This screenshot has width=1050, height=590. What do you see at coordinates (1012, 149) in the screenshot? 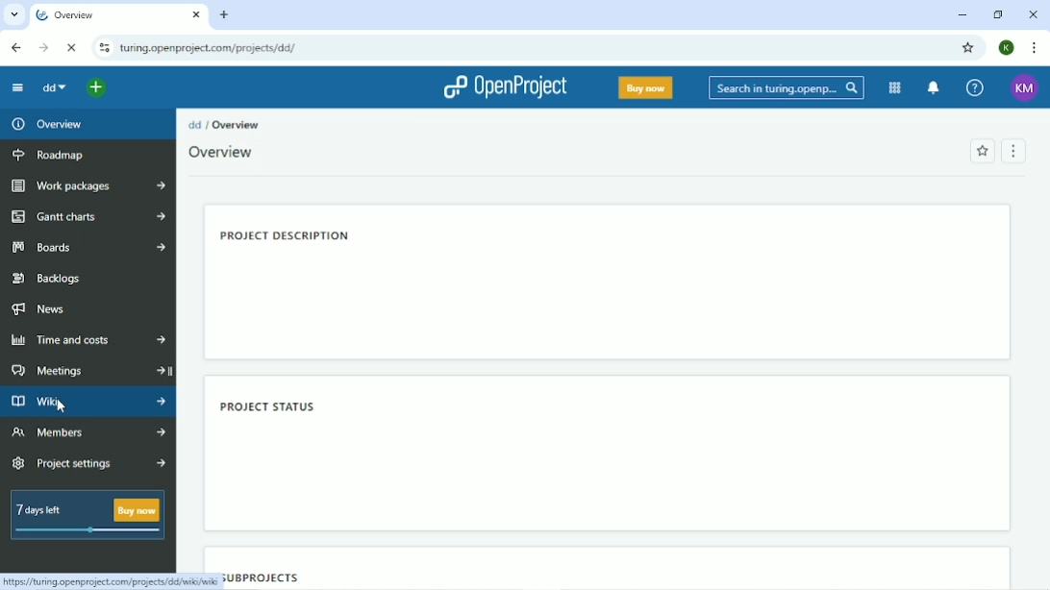
I see `Menu` at bounding box center [1012, 149].